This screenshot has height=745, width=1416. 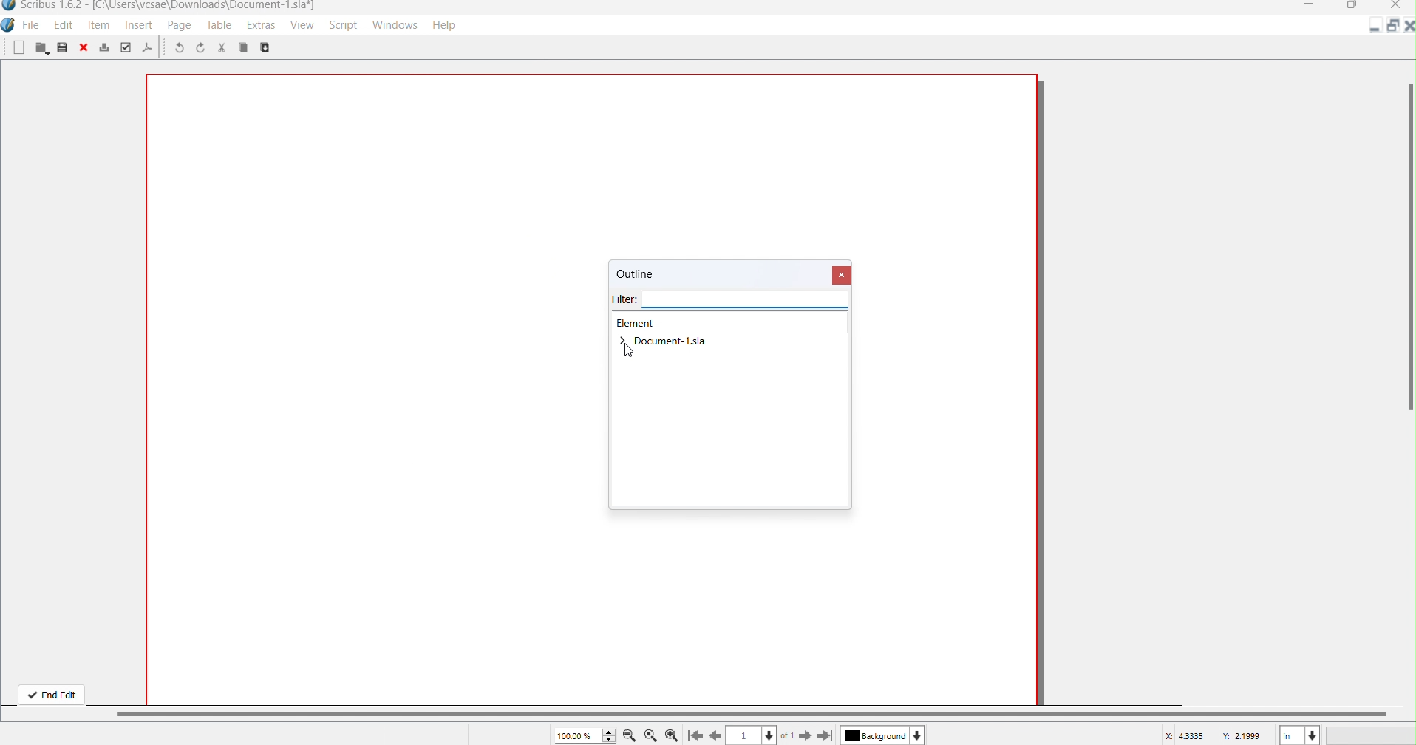 I want to click on Edit, so click(x=63, y=26).